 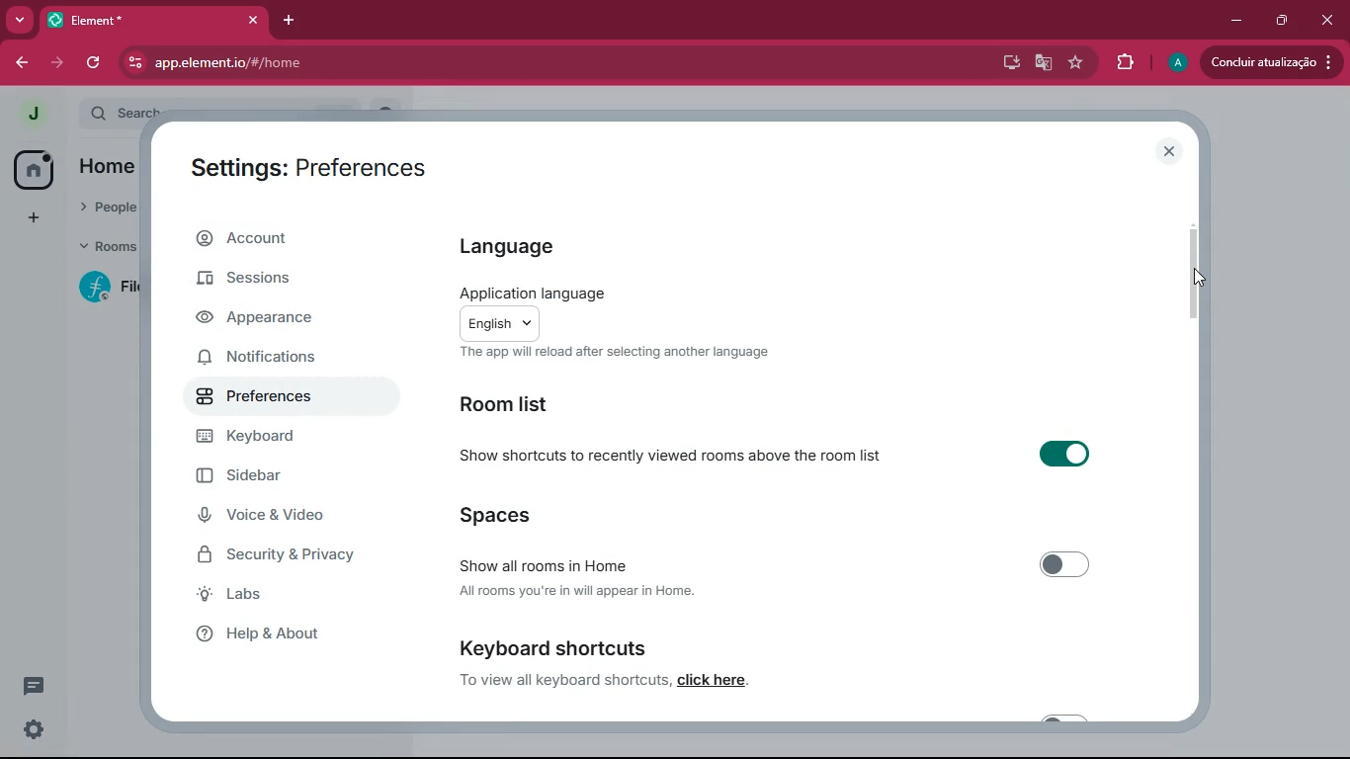 What do you see at coordinates (18, 60) in the screenshot?
I see `back` at bounding box center [18, 60].